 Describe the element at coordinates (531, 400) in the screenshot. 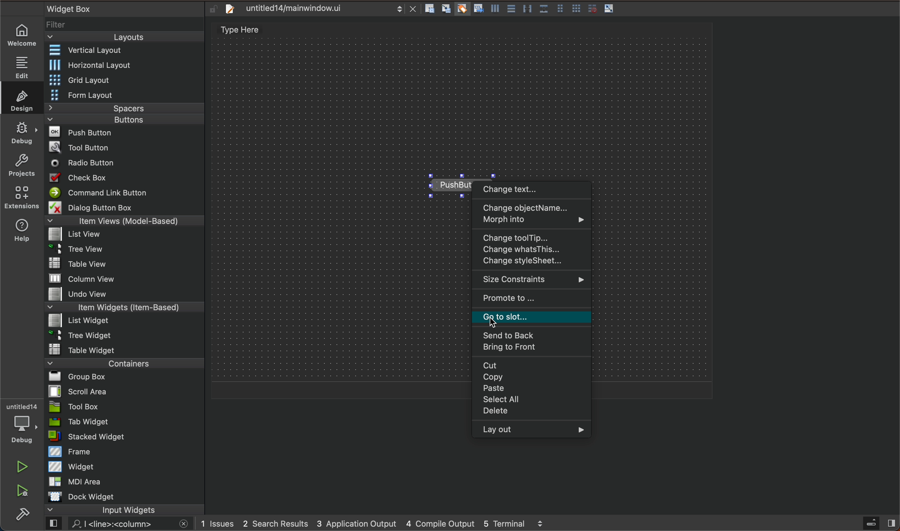

I see `` at that location.